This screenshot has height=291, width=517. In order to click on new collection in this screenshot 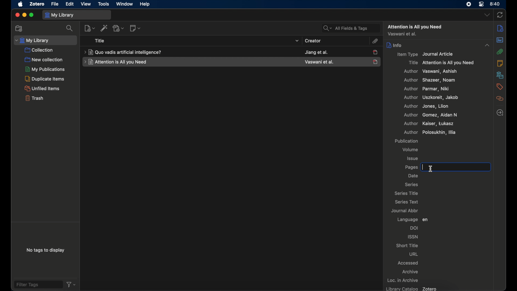, I will do `click(44, 60)`.